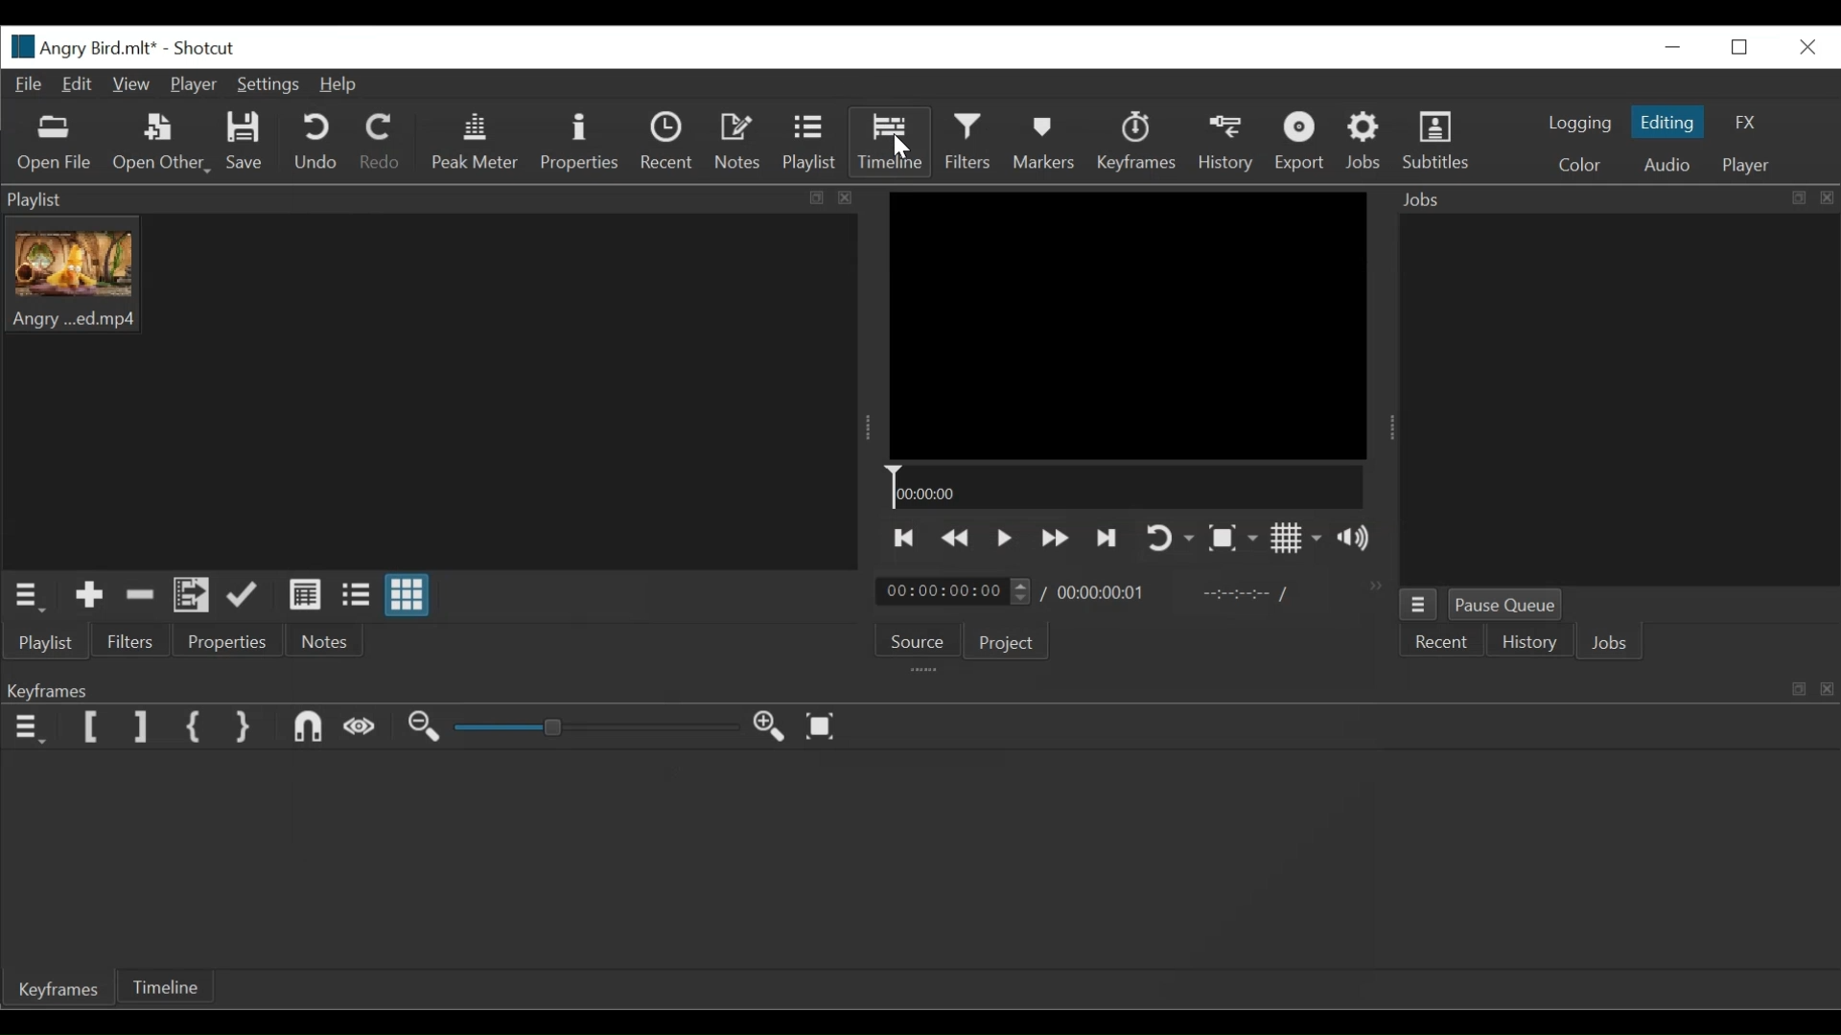 The height and width of the screenshot is (1035, 1841). Describe the element at coordinates (1745, 166) in the screenshot. I see `Player` at that location.